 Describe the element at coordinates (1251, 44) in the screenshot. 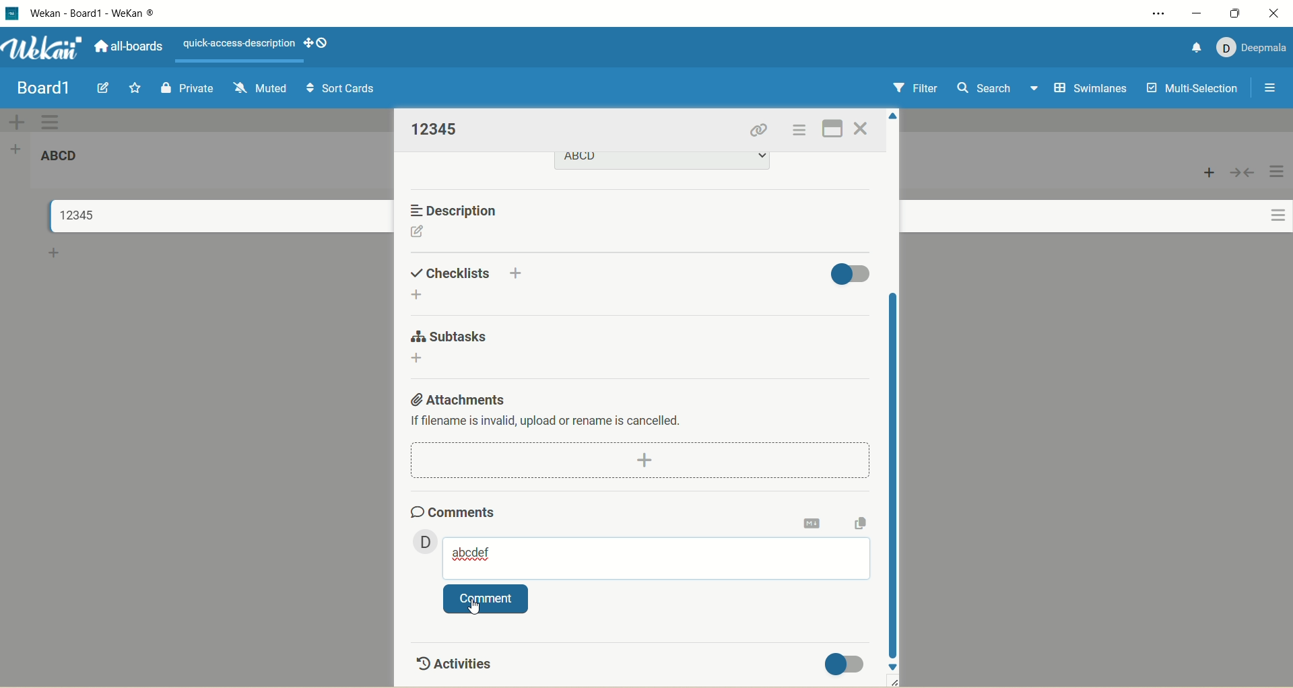

I see `account` at that location.